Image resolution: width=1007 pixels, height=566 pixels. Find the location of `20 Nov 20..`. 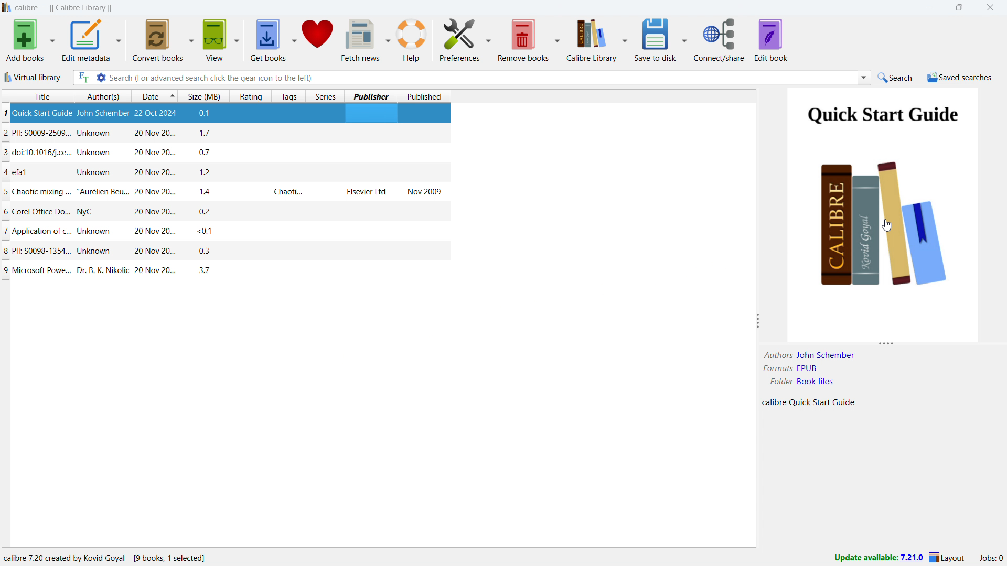

20 Nov 20.. is located at coordinates (151, 173).